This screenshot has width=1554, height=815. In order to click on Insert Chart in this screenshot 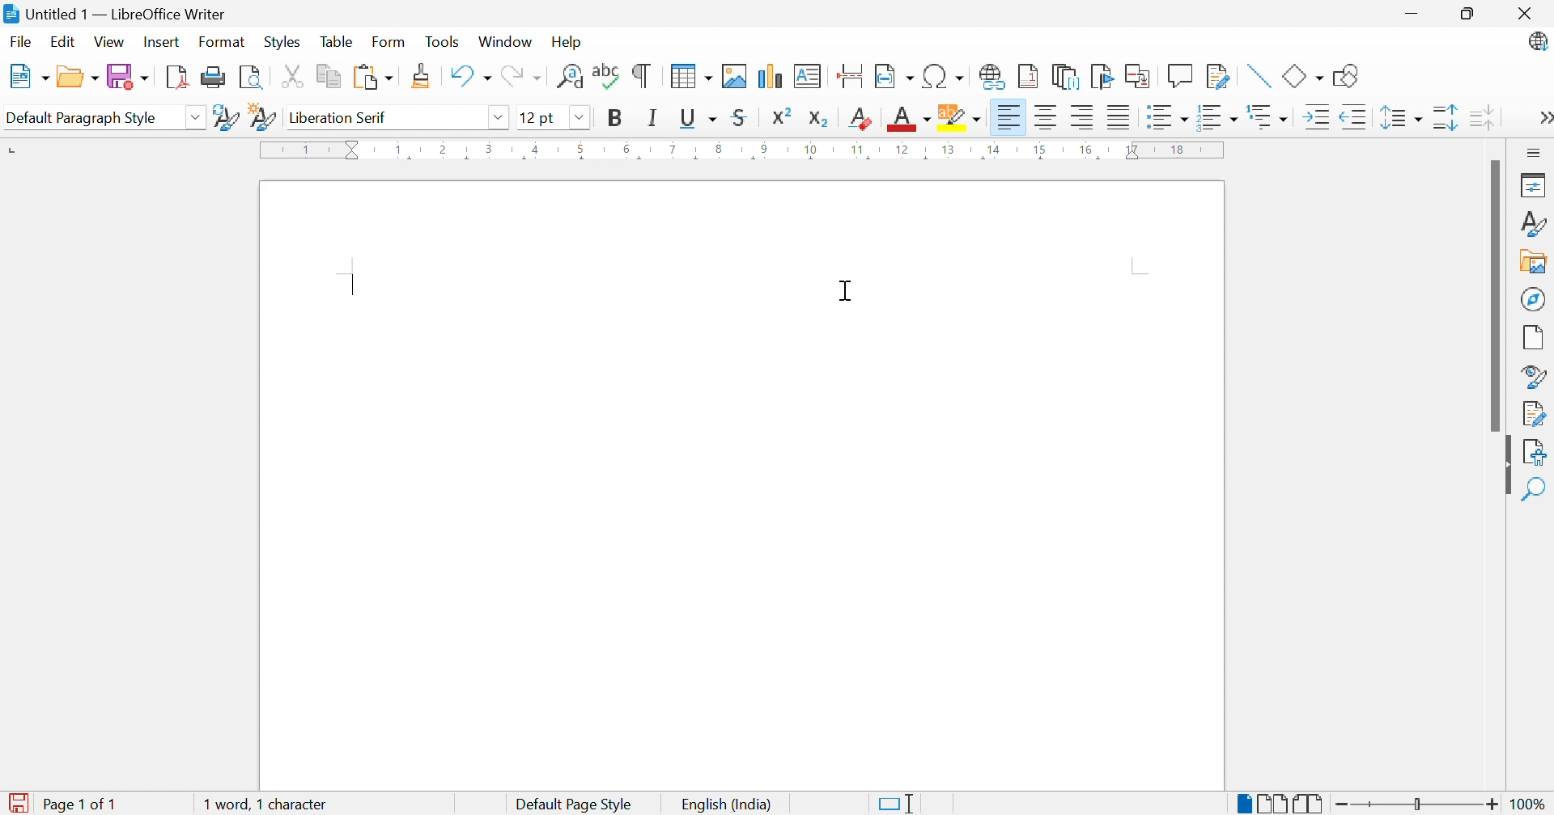, I will do `click(770, 76)`.